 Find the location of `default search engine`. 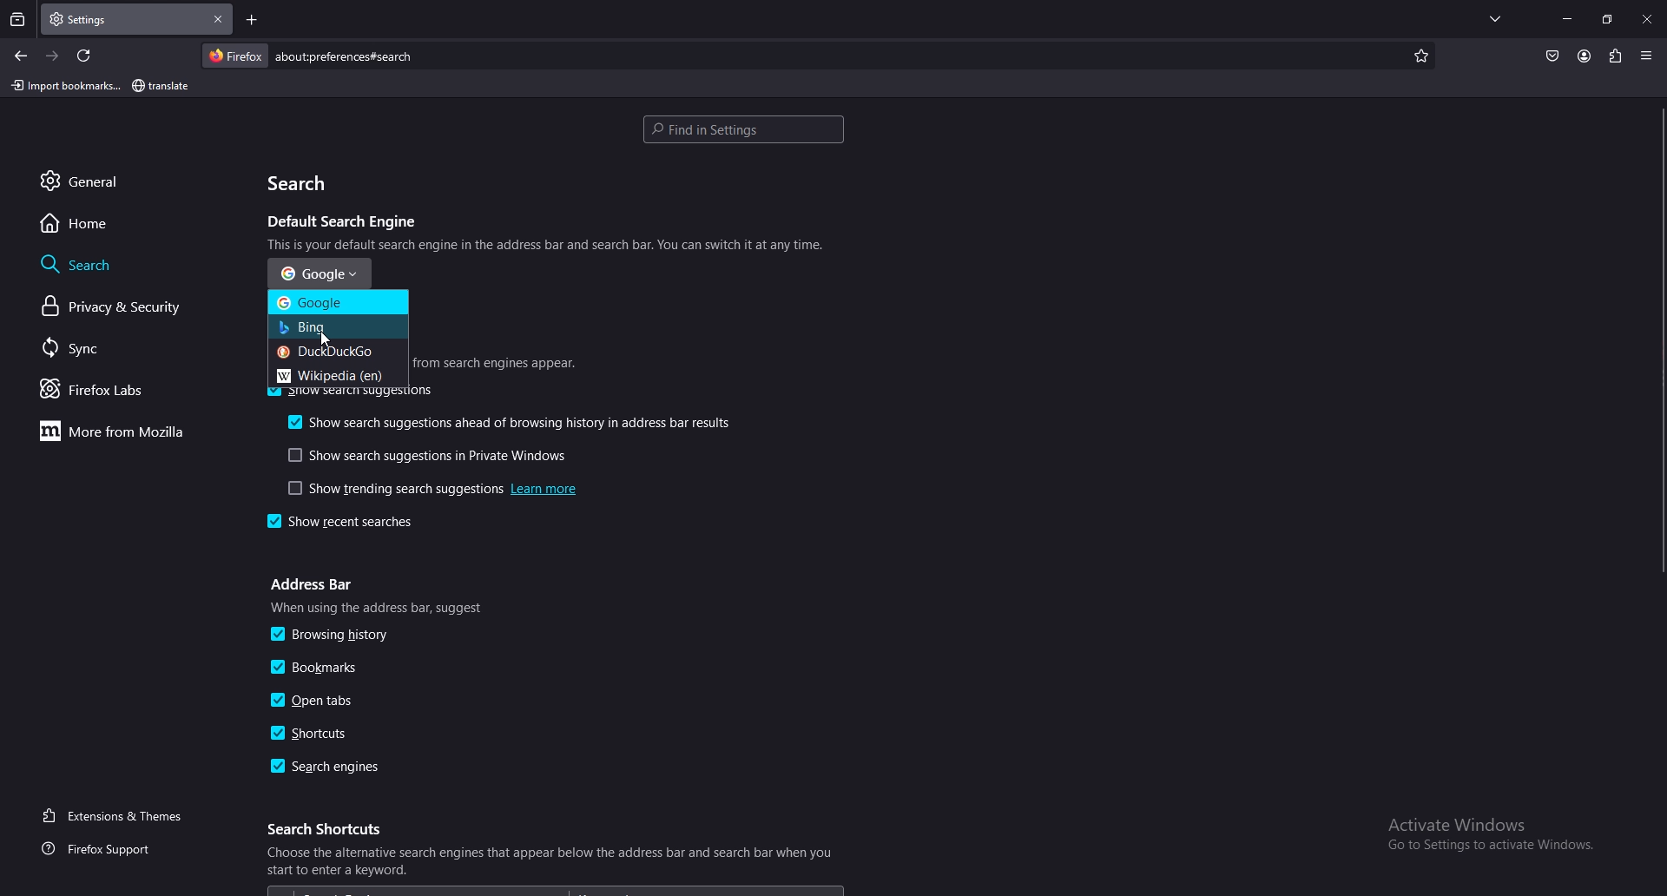

default search engine is located at coordinates (346, 223).